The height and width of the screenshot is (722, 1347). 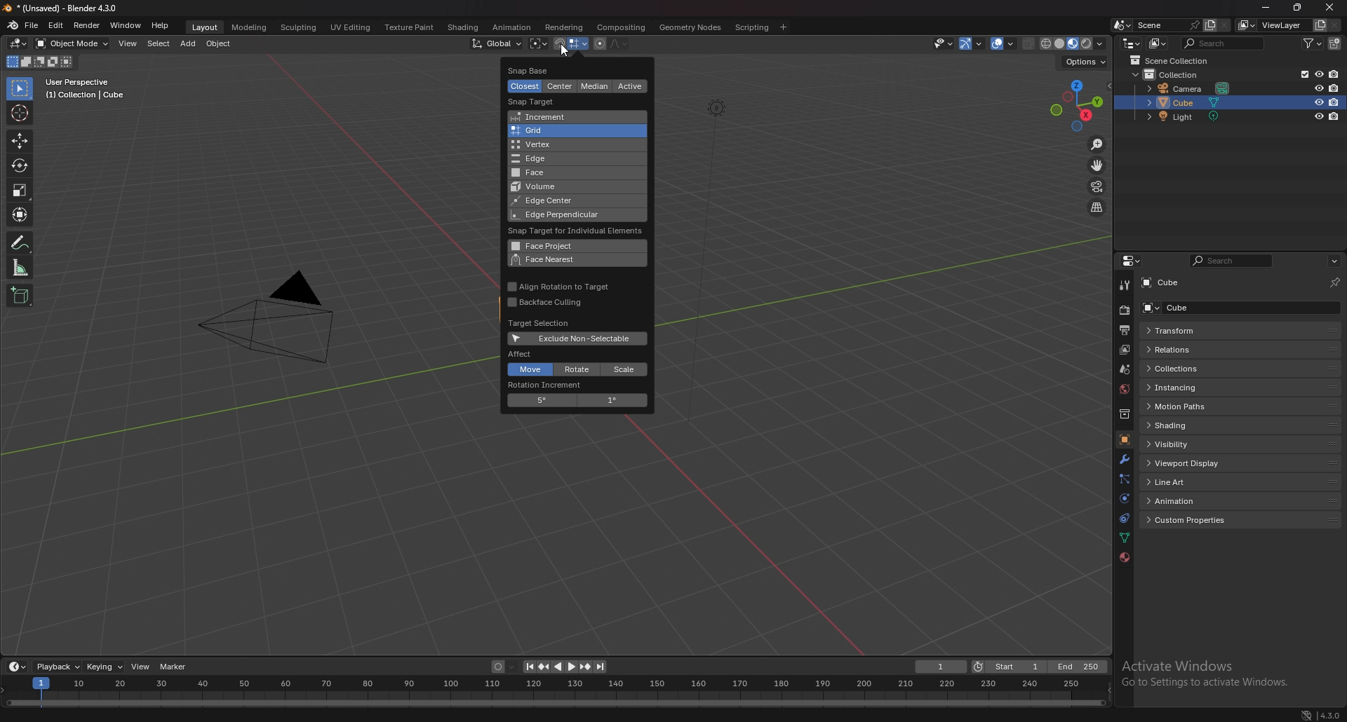 I want to click on animation, so click(x=512, y=28).